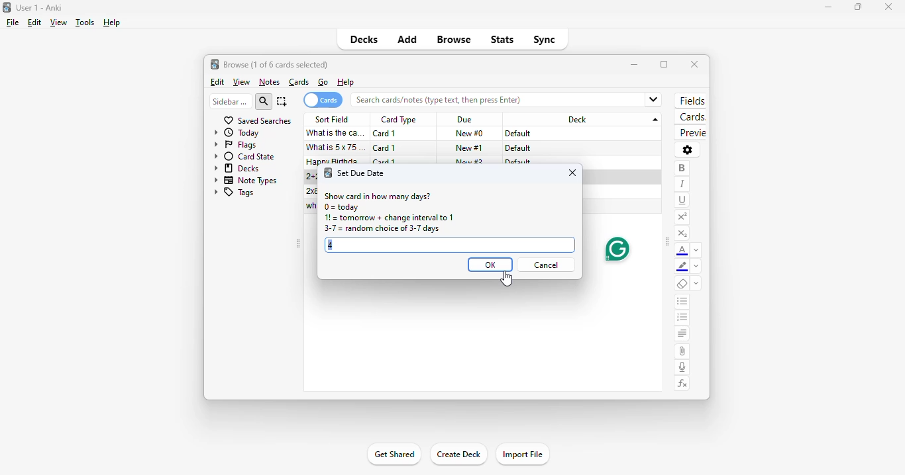 The width and height of the screenshot is (905, 475). I want to click on tools, so click(84, 23).